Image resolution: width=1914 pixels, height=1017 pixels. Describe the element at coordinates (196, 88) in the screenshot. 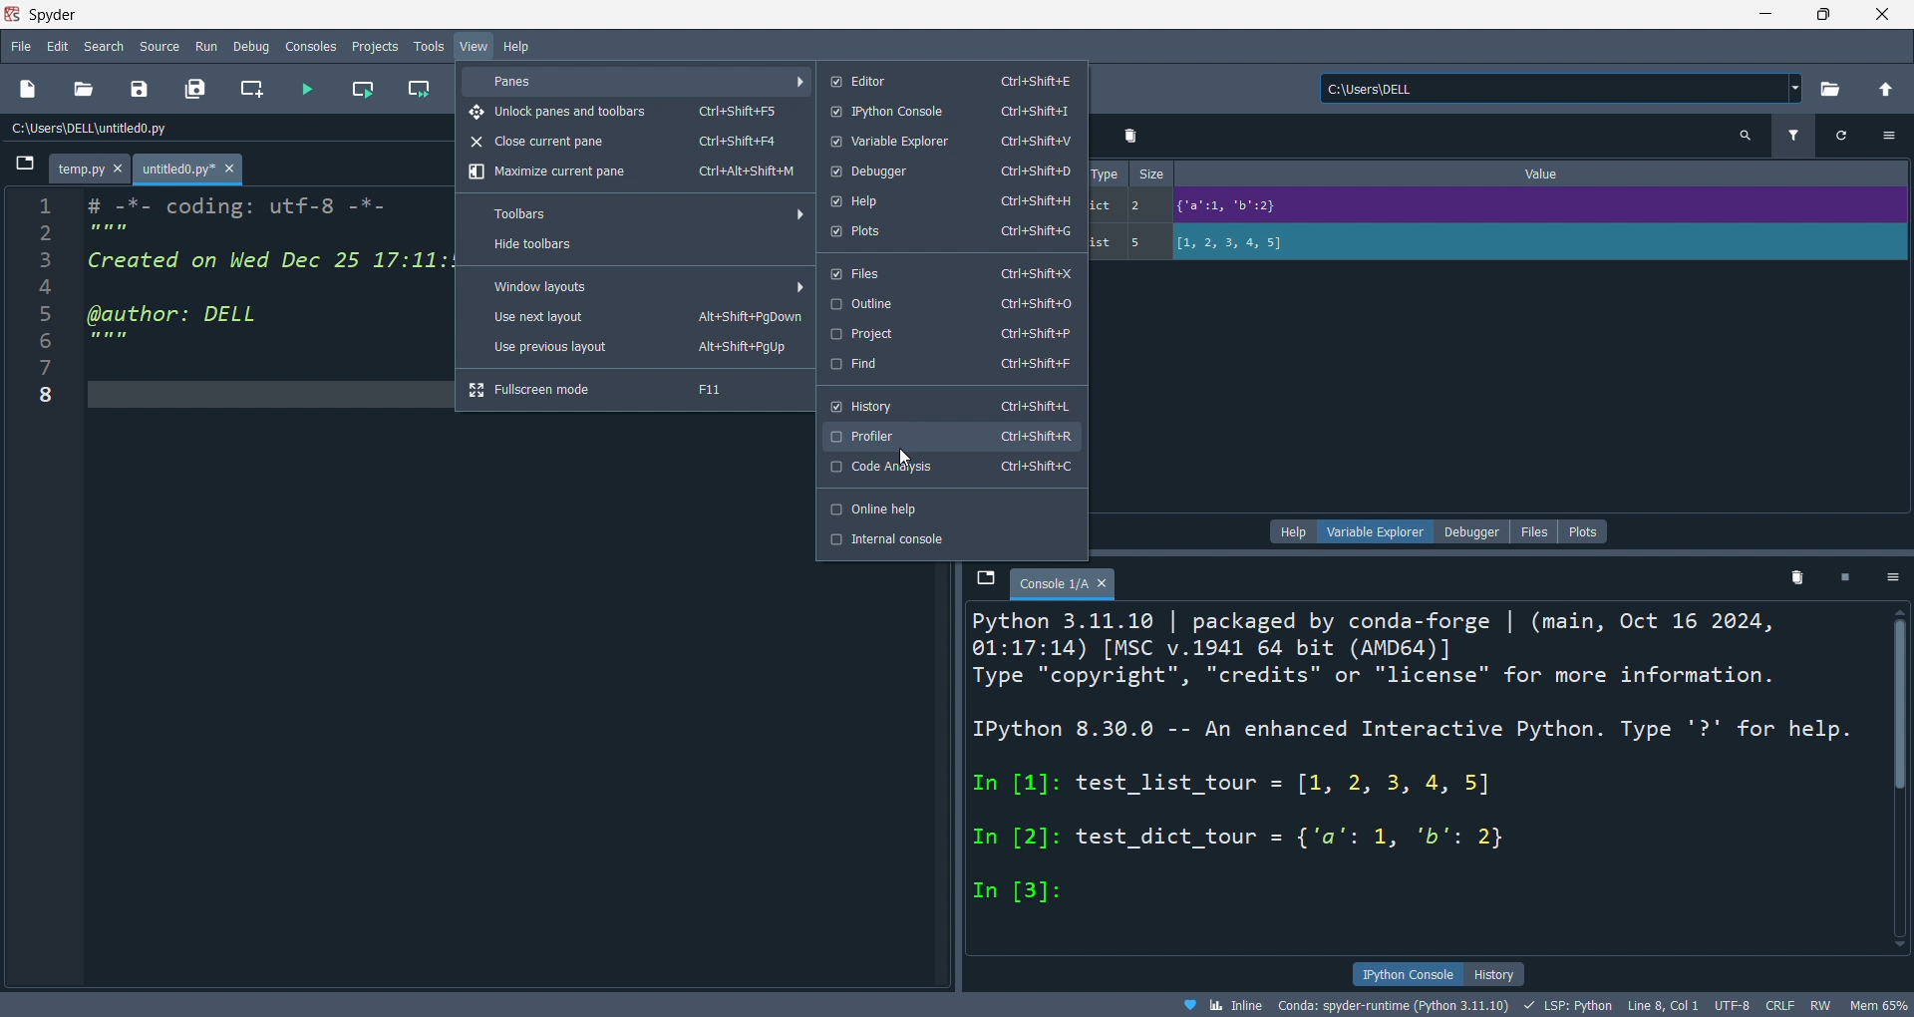

I see `save all` at that location.